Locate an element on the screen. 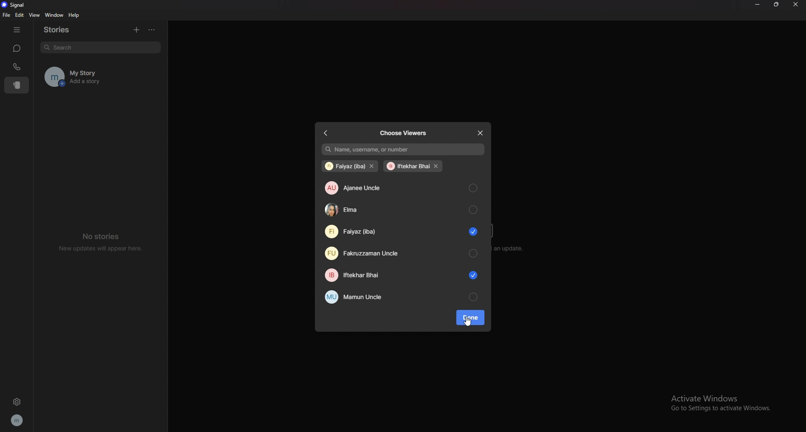 The image size is (806, 432). profile is located at coordinates (18, 419).